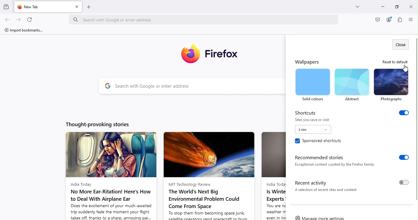 This screenshot has height=220, width=418. What do you see at coordinates (398, 7) in the screenshot?
I see `Maximize` at bounding box center [398, 7].